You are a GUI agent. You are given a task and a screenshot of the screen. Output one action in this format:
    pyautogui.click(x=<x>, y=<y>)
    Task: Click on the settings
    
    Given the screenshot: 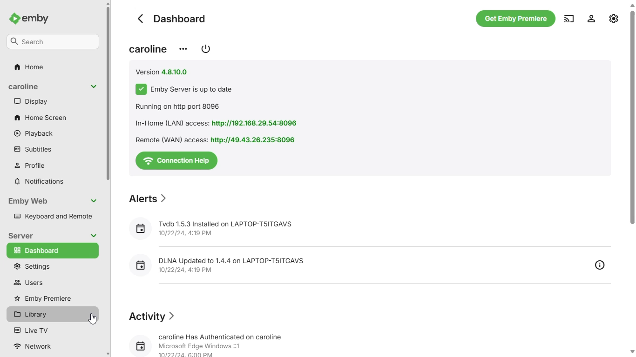 What is the action you would take?
    pyautogui.click(x=31, y=267)
    